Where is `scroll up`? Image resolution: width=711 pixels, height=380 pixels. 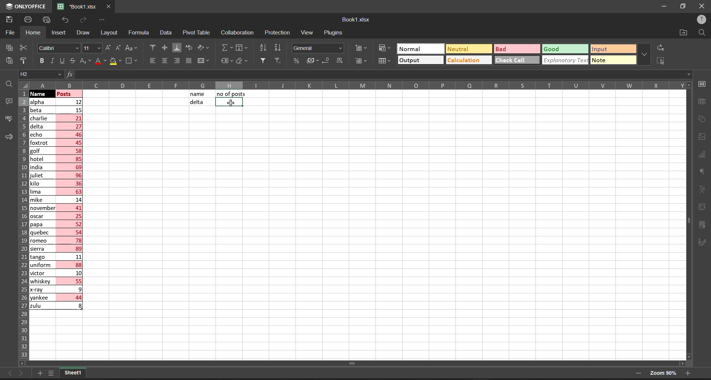
scroll up is located at coordinates (687, 85).